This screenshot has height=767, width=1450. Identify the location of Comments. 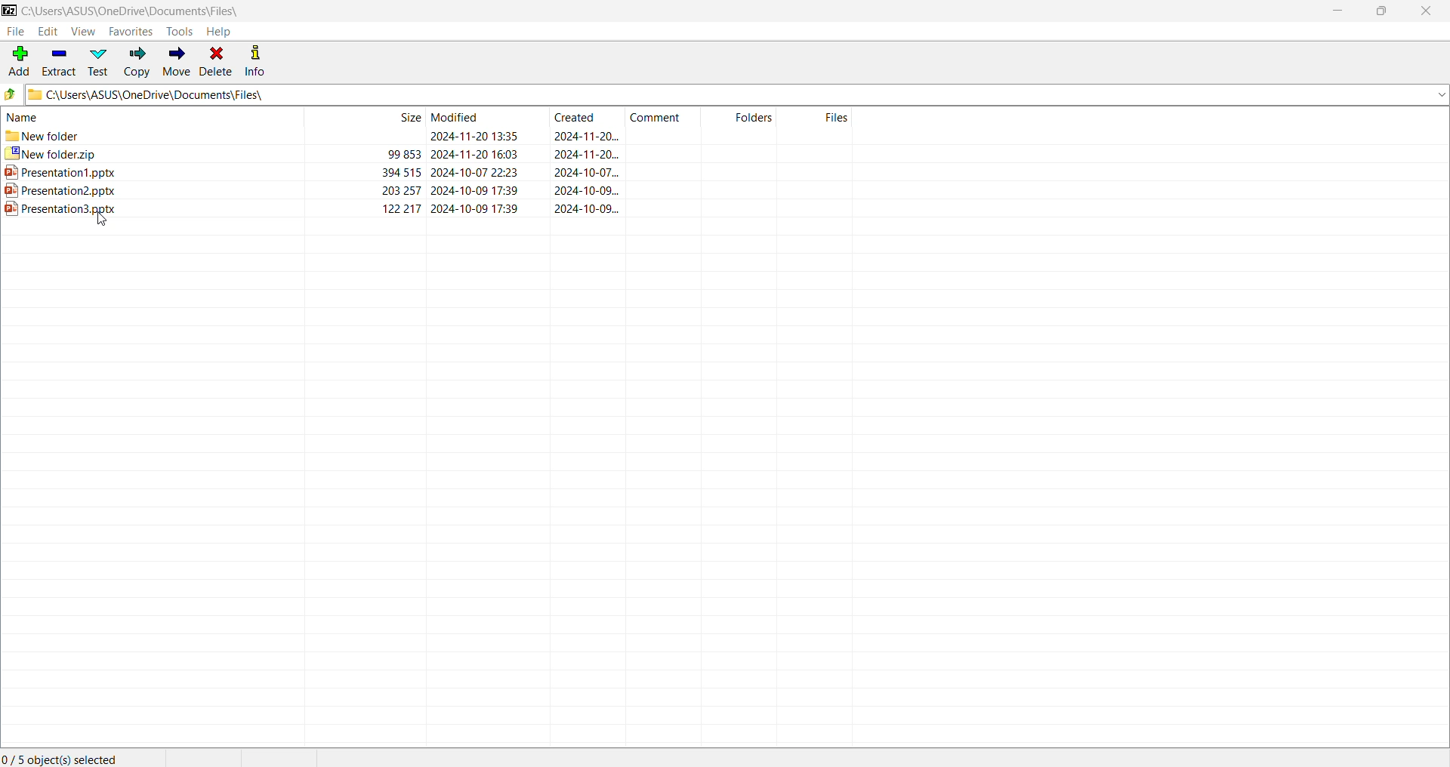
(664, 116).